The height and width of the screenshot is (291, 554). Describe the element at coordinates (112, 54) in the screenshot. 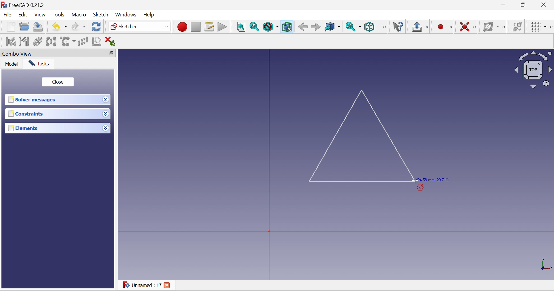

I see `Restore down` at that location.